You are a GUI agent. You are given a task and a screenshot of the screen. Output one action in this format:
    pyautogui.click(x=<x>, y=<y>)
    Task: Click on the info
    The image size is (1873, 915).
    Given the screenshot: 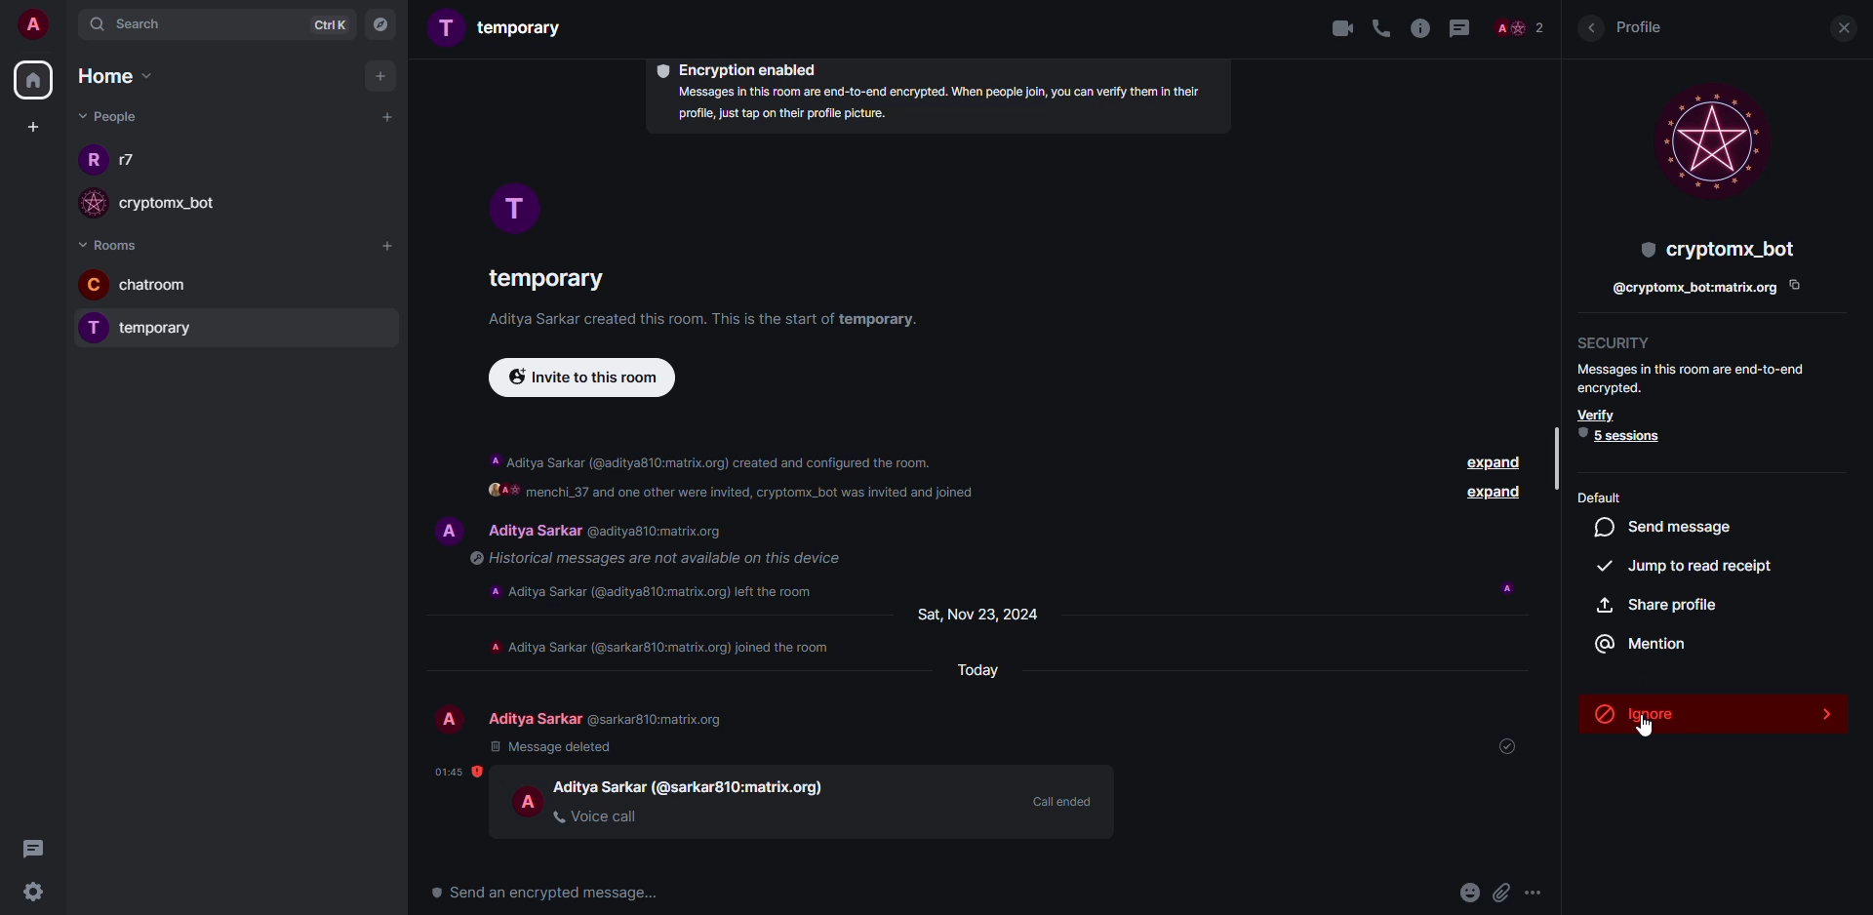 What is the action you would take?
    pyautogui.click(x=658, y=589)
    